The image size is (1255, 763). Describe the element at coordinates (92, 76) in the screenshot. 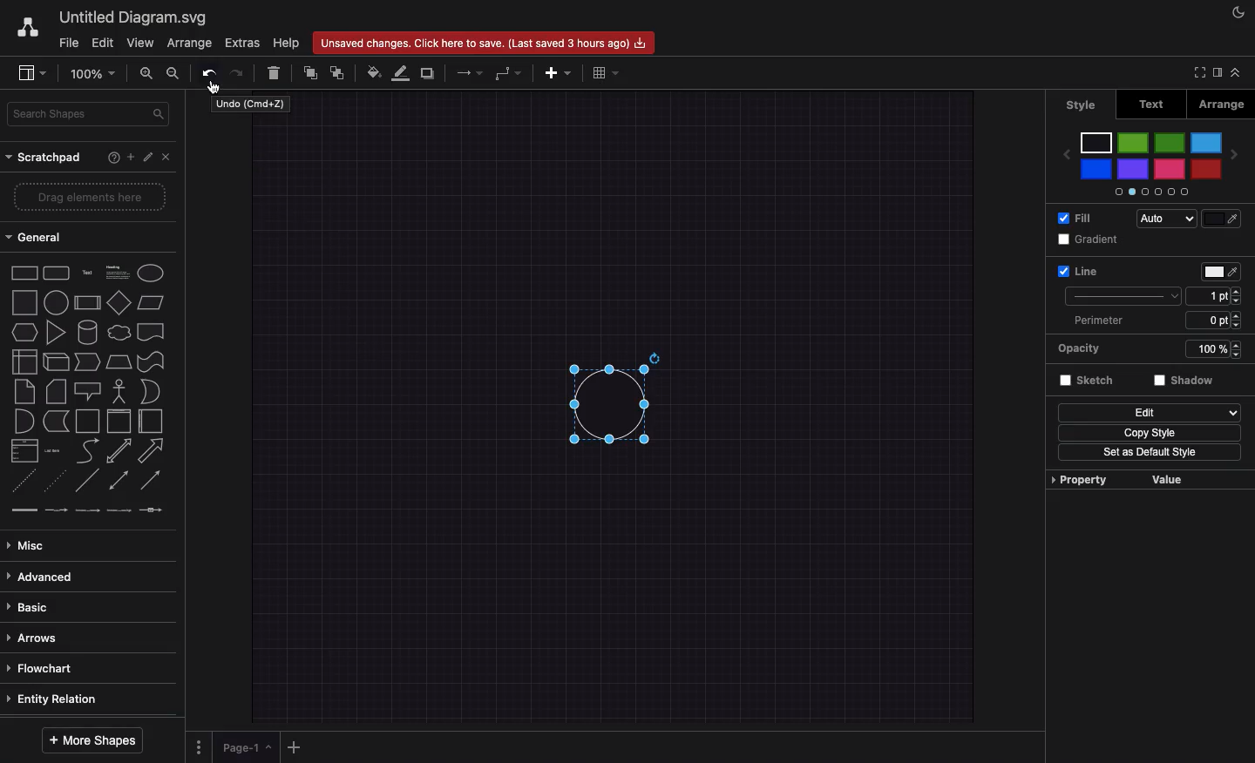

I see `Zoom` at that location.